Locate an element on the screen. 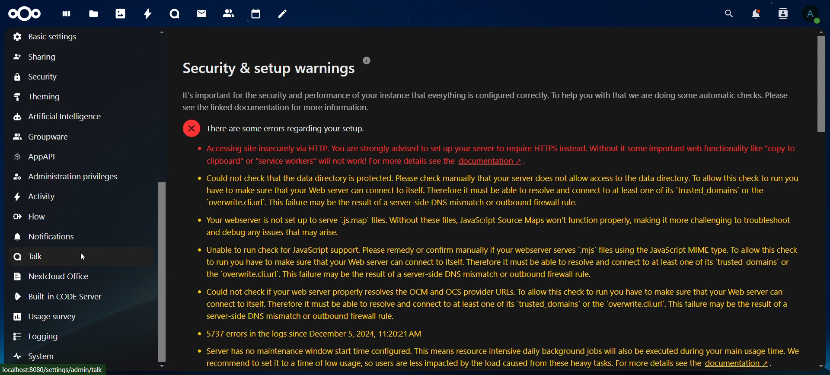  admin is located at coordinates (66, 176).